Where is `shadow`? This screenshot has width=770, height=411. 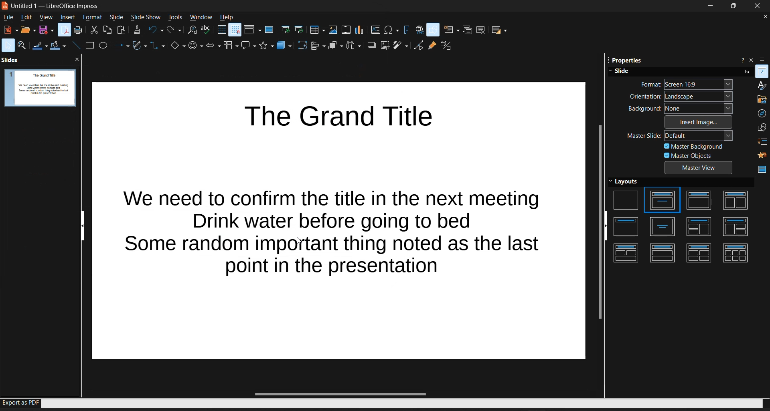 shadow is located at coordinates (373, 46).